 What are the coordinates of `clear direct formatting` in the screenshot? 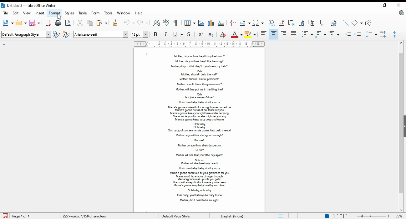 It's located at (223, 34).